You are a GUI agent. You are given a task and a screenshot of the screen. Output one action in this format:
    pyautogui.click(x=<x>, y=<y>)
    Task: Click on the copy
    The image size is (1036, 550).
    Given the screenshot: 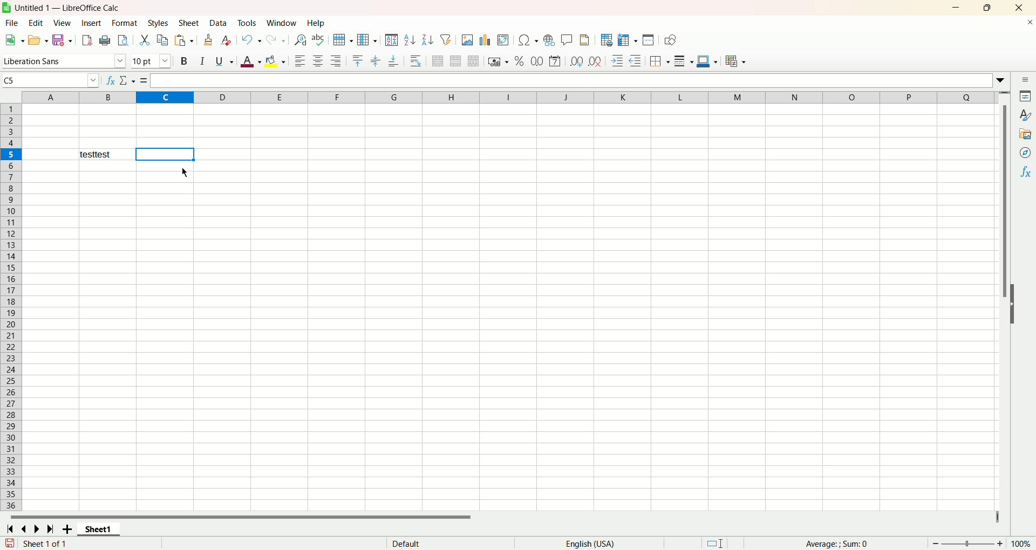 What is the action you would take?
    pyautogui.click(x=162, y=41)
    